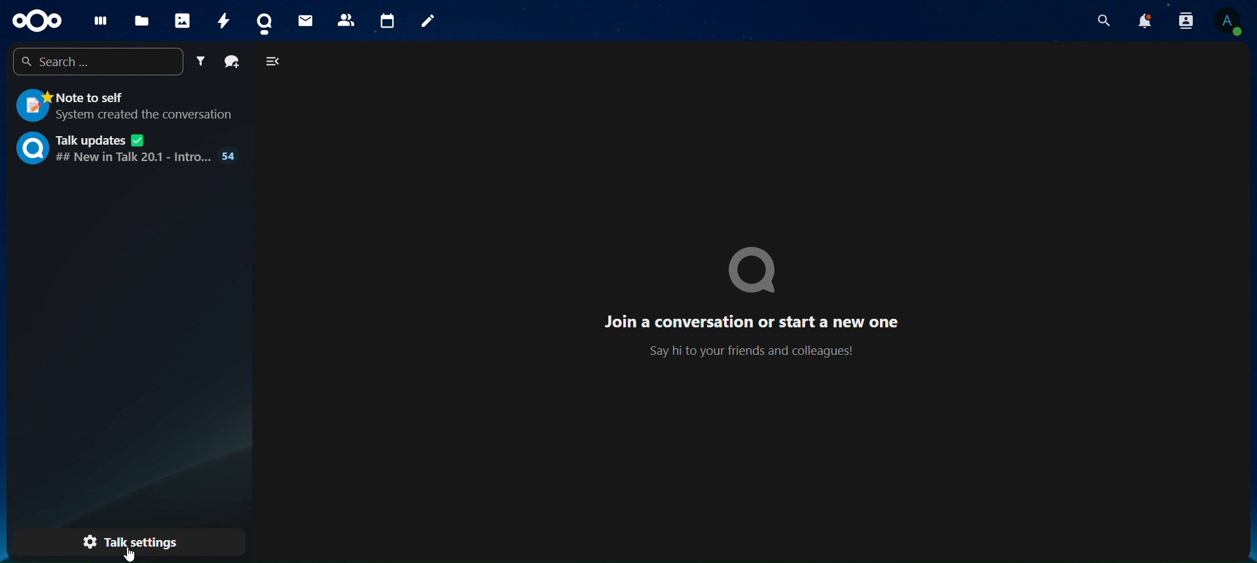 The image size is (1257, 563). What do you see at coordinates (35, 20) in the screenshot?
I see `icon` at bounding box center [35, 20].